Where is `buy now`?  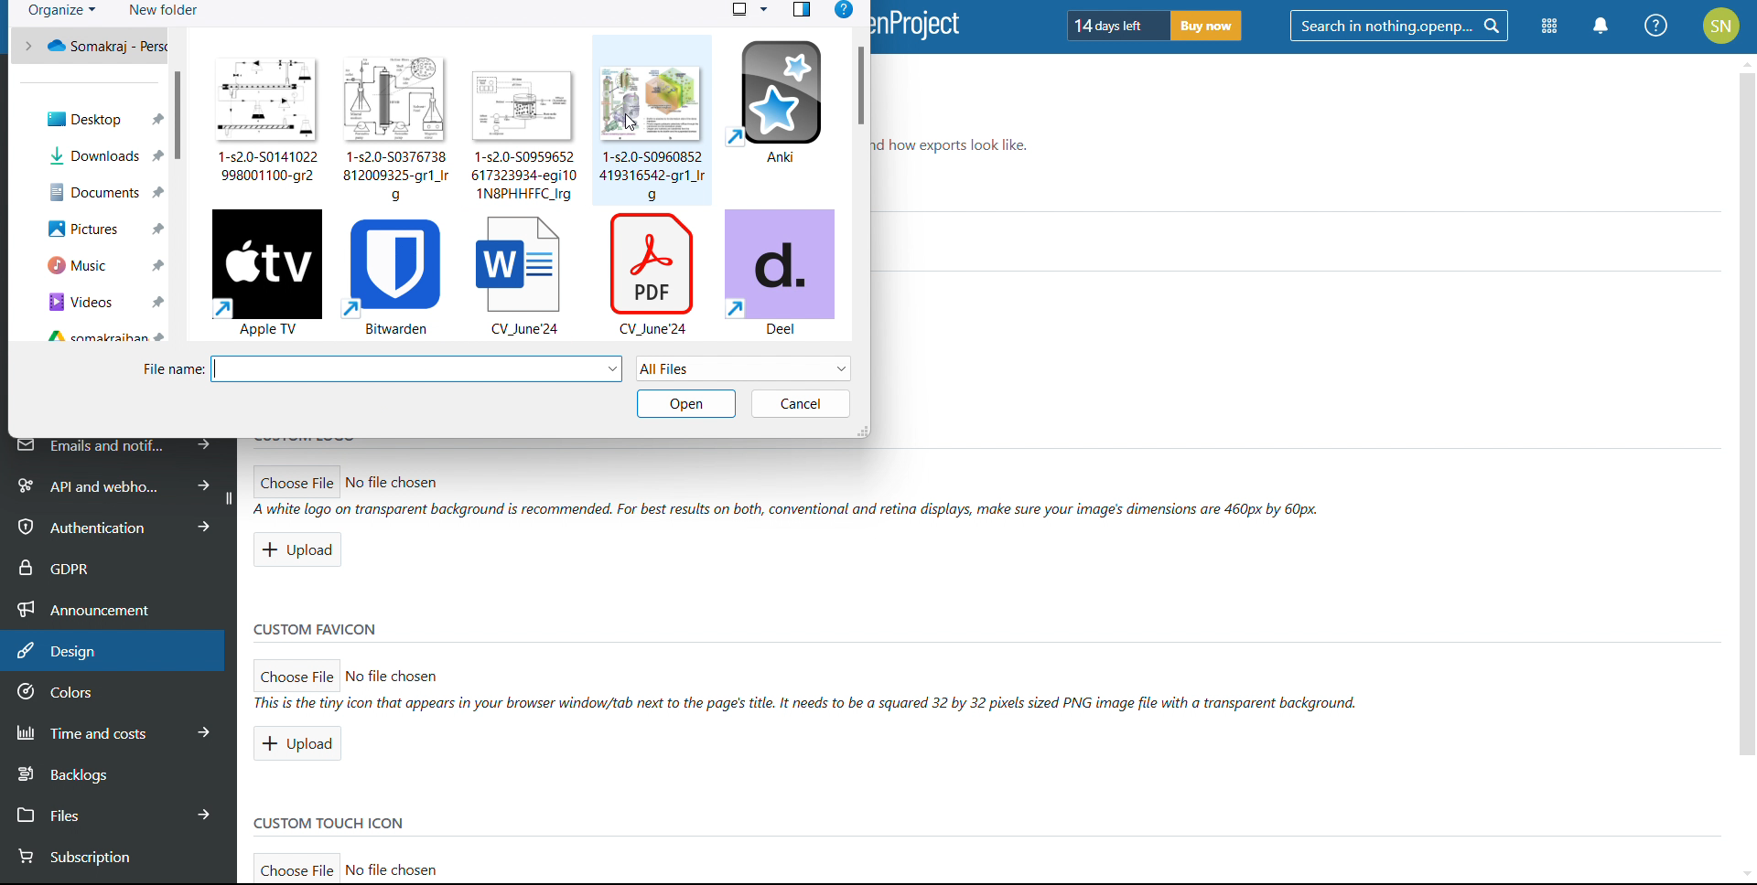 buy now is located at coordinates (1206, 26).